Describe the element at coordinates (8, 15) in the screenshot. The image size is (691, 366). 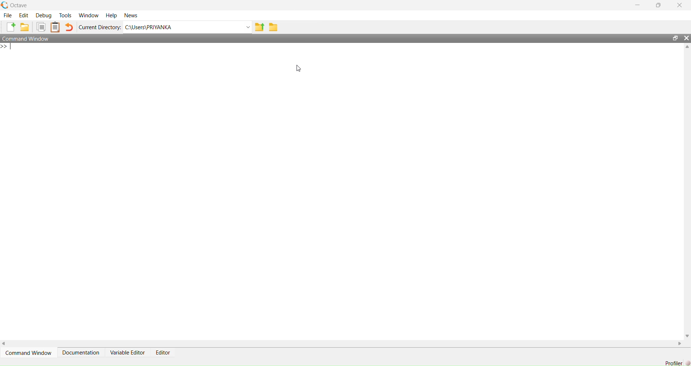
I see `File` at that location.